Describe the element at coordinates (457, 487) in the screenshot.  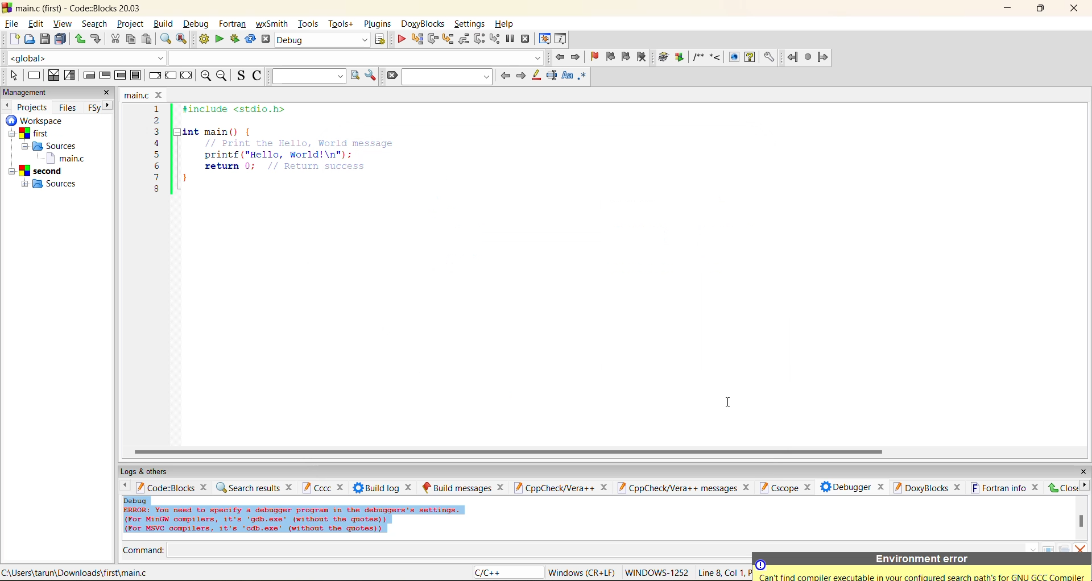
I see `build messages` at that location.